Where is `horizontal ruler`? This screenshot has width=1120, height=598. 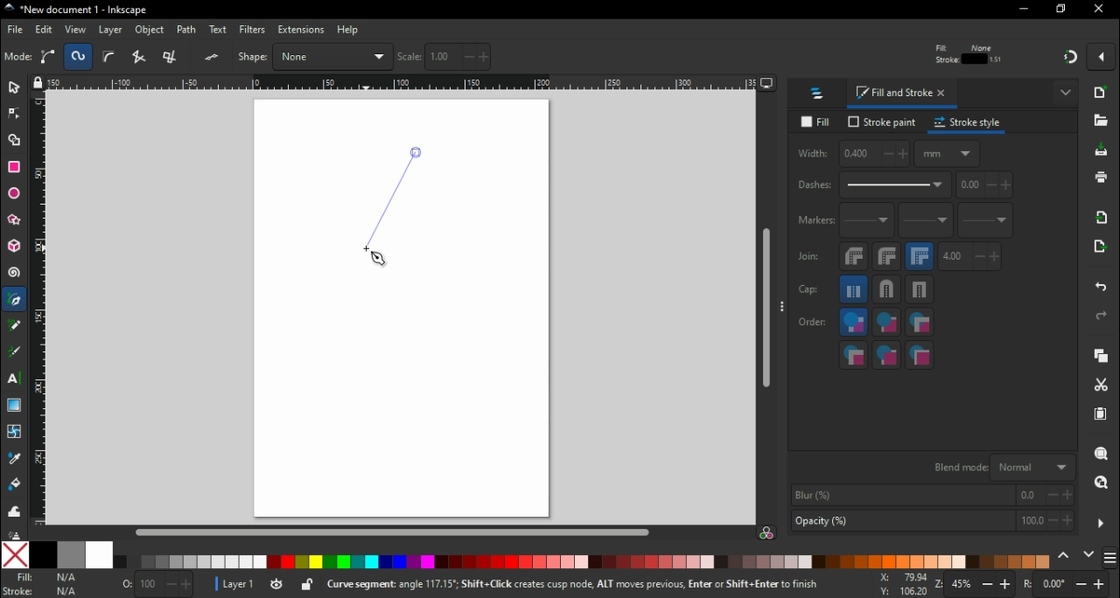 horizontal ruler is located at coordinates (403, 85).